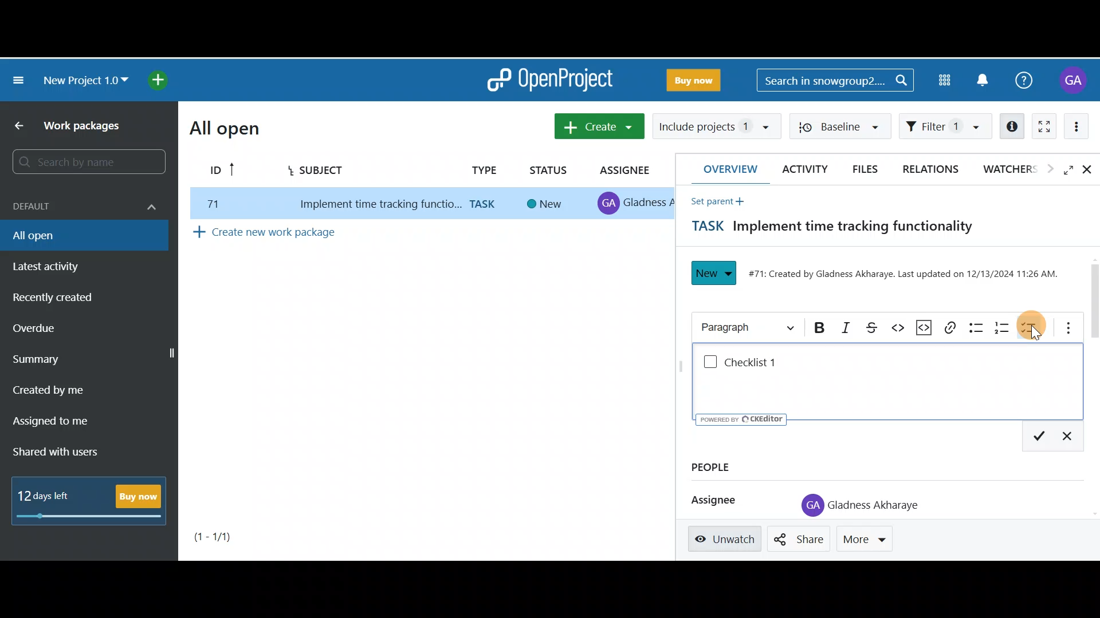 This screenshot has height=618, width=1100. Describe the element at coordinates (334, 173) in the screenshot. I see `Subject` at that location.